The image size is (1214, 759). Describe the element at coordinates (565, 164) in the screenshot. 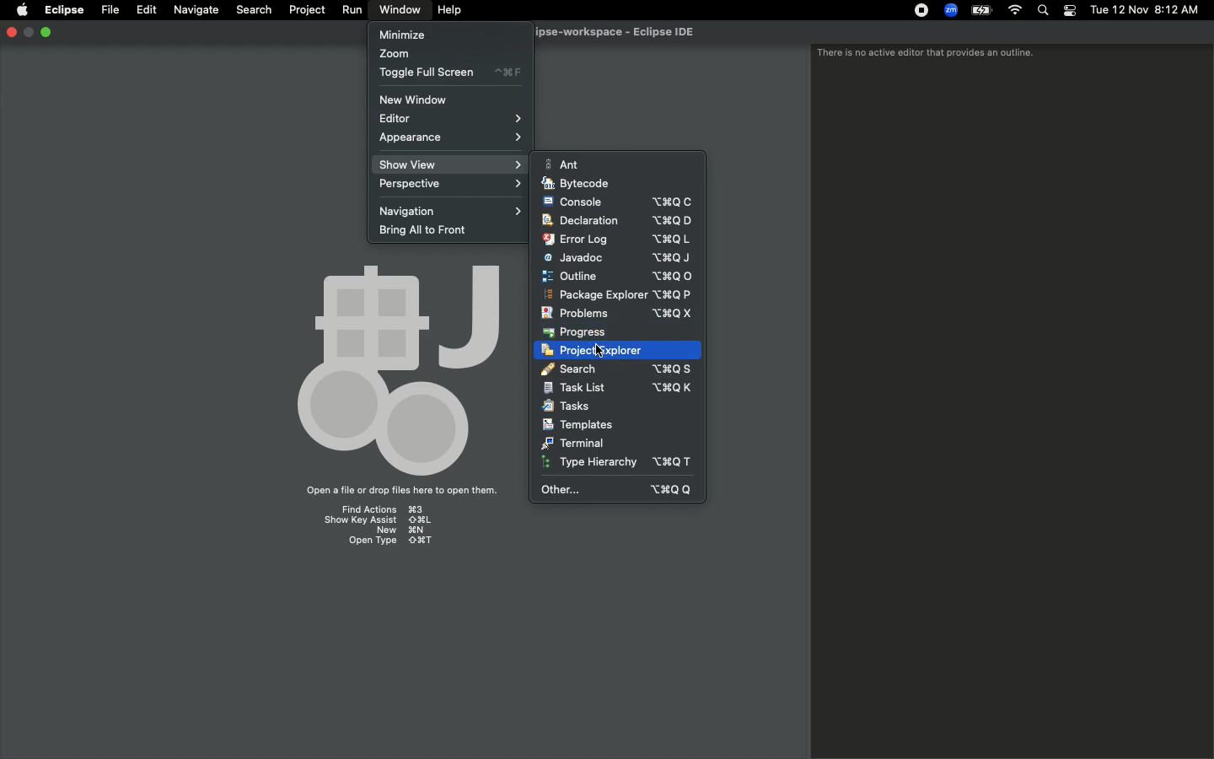

I see `Ant` at that location.